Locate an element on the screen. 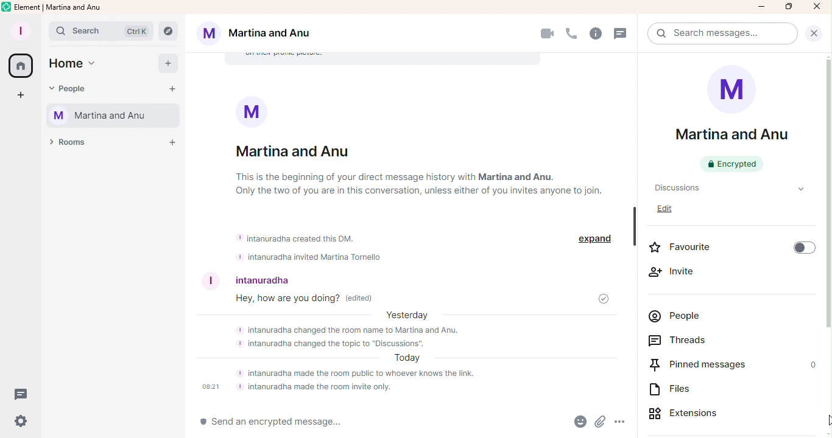  Create a space is located at coordinates (18, 96).